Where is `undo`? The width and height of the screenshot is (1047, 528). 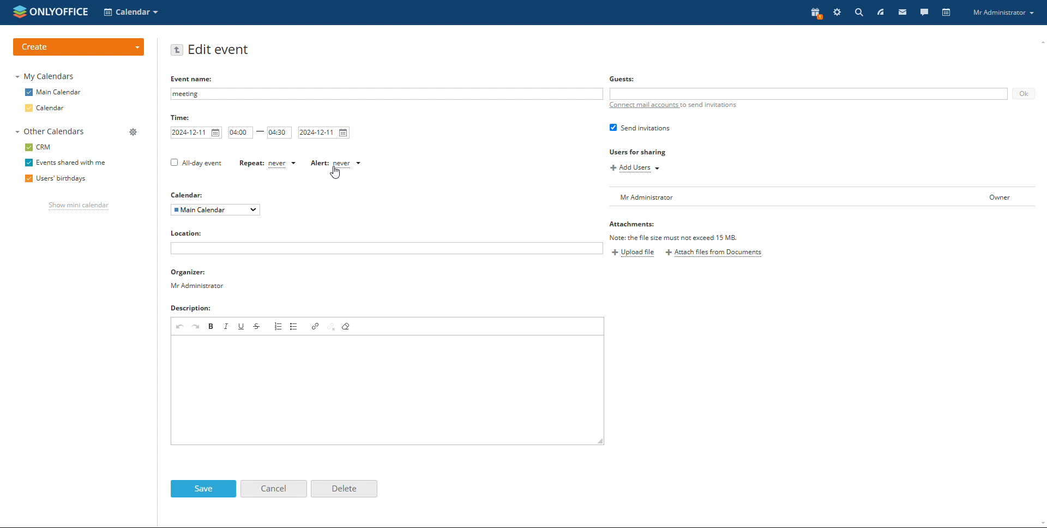 undo is located at coordinates (180, 326).